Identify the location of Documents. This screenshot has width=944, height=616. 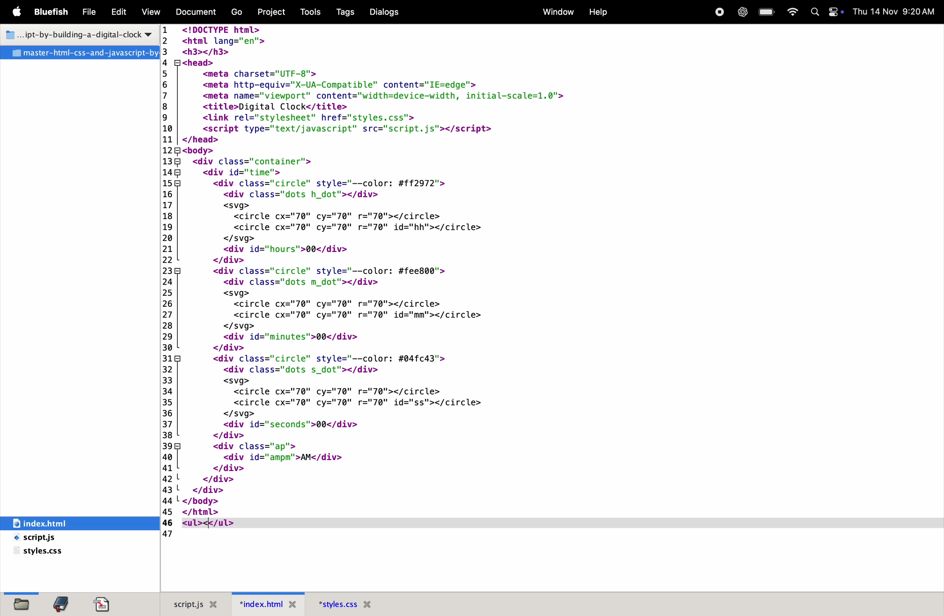
(197, 12).